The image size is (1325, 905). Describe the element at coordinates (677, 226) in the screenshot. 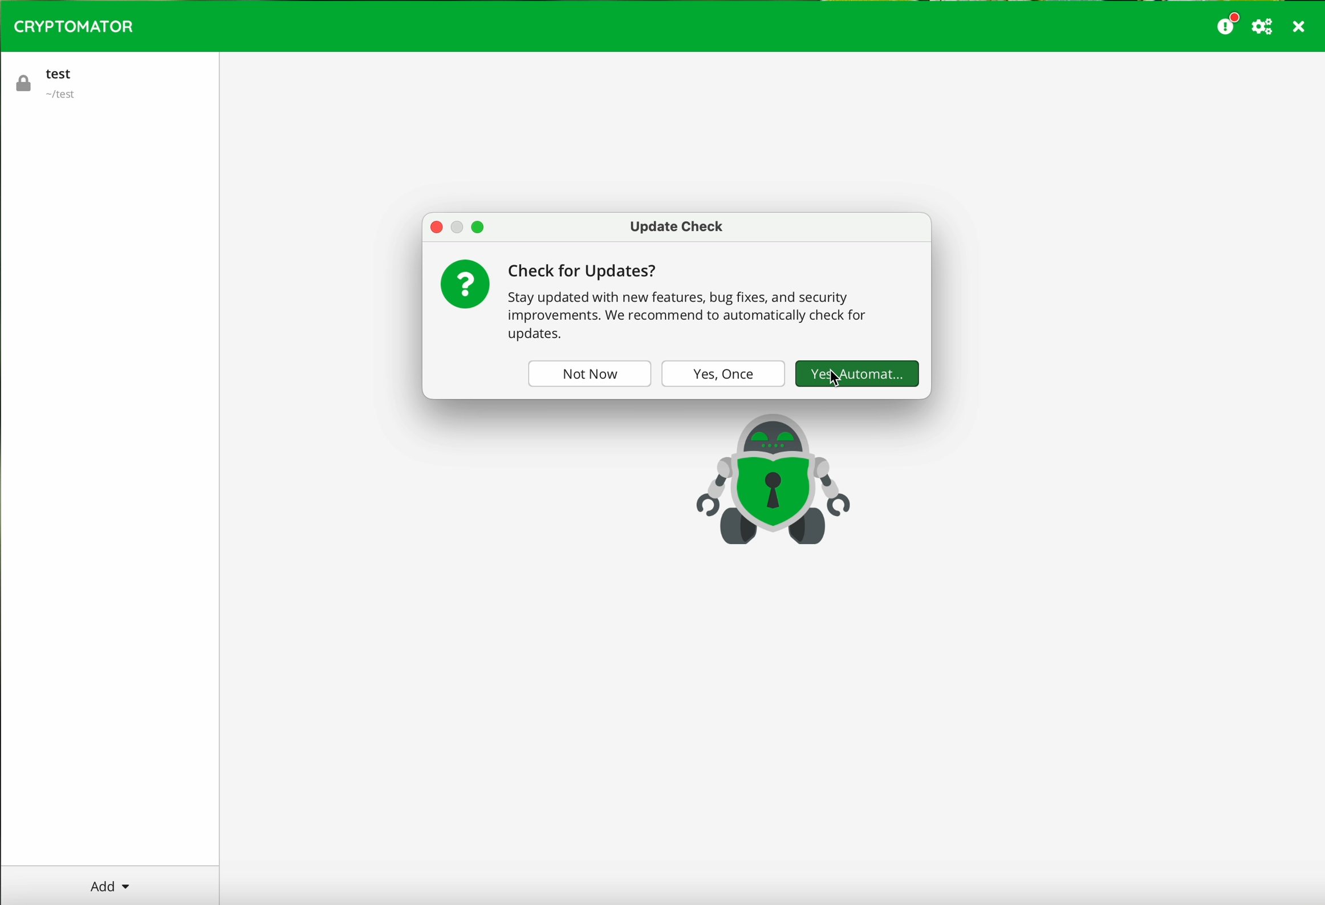

I see `update check ` at that location.